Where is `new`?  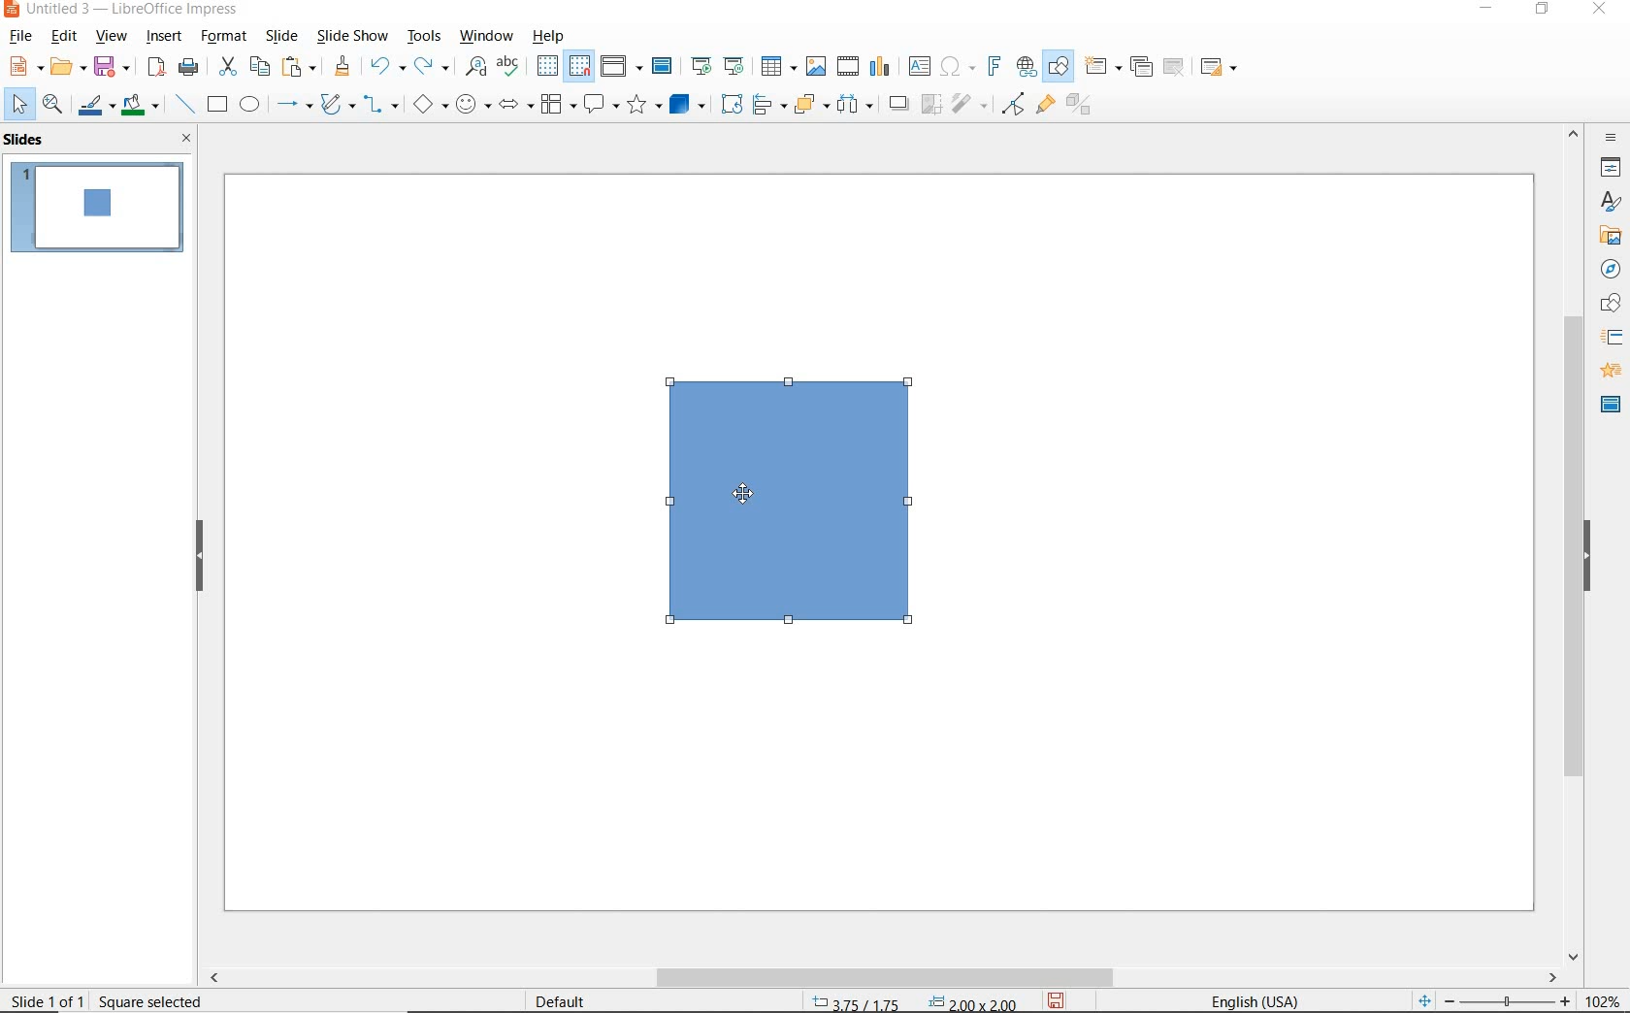
new is located at coordinates (17, 69).